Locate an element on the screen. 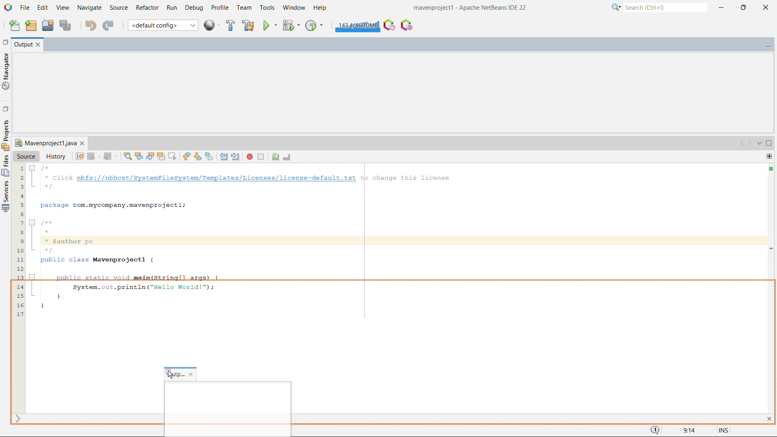  build project is located at coordinates (230, 25).